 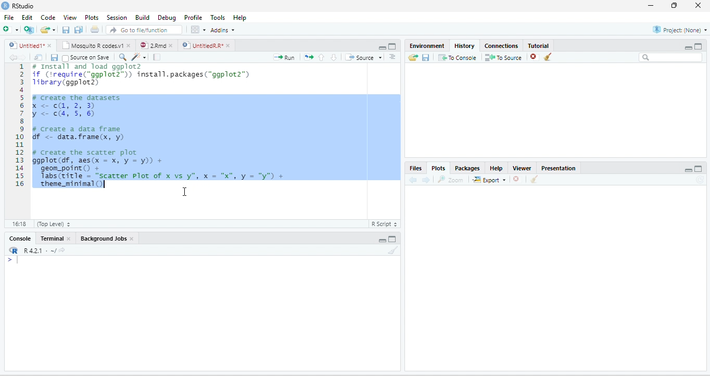 I want to click on Open an existing file, so click(x=45, y=30).